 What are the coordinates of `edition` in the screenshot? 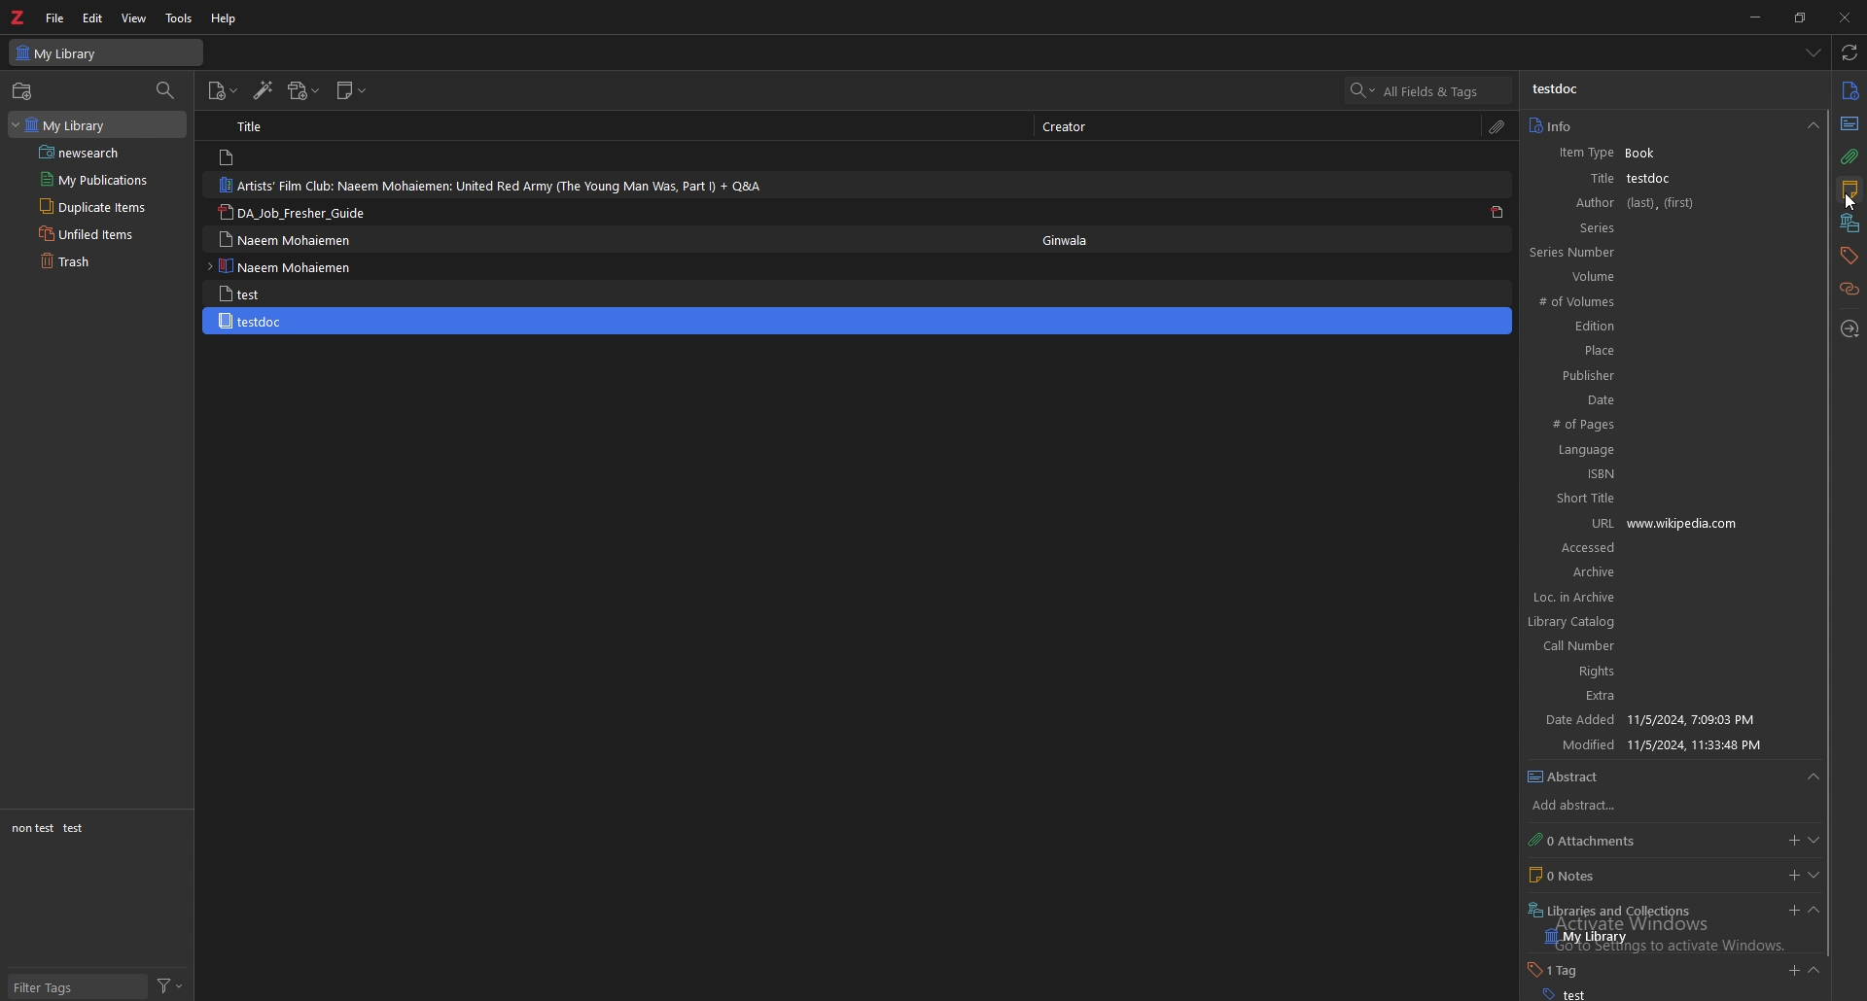 It's located at (1646, 327).